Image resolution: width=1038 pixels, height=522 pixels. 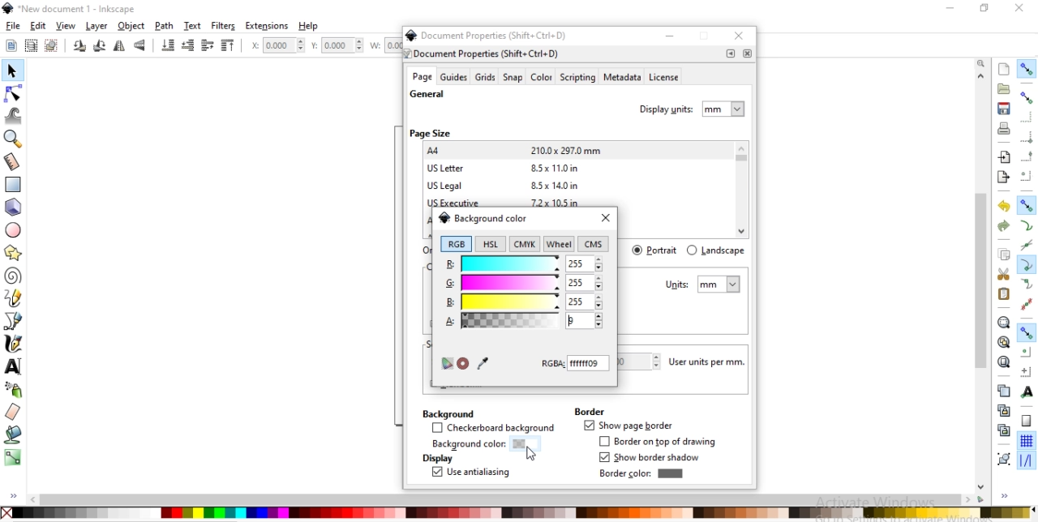 What do you see at coordinates (1027, 421) in the screenshot?
I see `snap to page border` at bounding box center [1027, 421].